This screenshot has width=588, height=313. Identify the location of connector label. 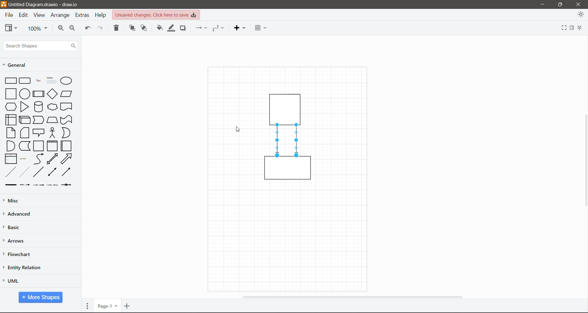
(25, 185).